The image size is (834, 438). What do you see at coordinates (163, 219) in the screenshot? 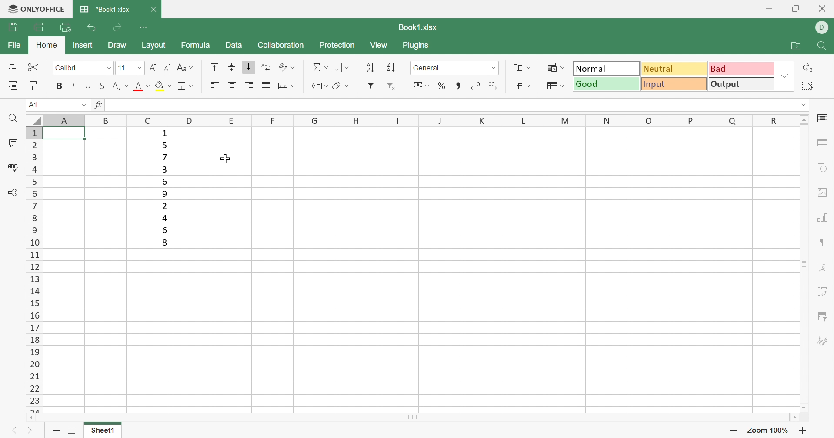
I see `4` at bounding box center [163, 219].